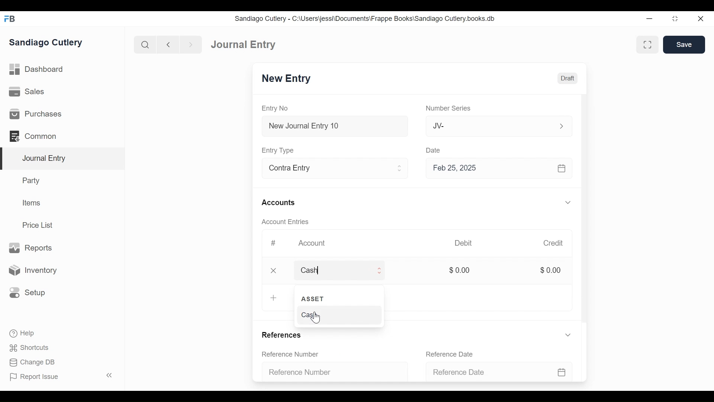 The height and width of the screenshot is (402, 714). What do you see at coordinates (568, 79) in the screenshot?
I see `Draft` at bounding box center [568, 79].